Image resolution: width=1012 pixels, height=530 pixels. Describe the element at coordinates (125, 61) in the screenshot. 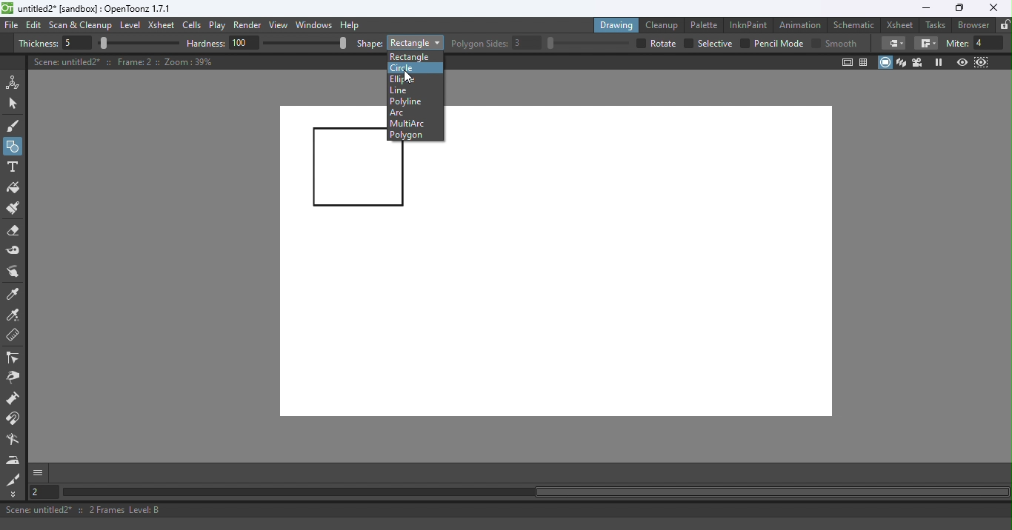

I see `Canvas details` at that location.